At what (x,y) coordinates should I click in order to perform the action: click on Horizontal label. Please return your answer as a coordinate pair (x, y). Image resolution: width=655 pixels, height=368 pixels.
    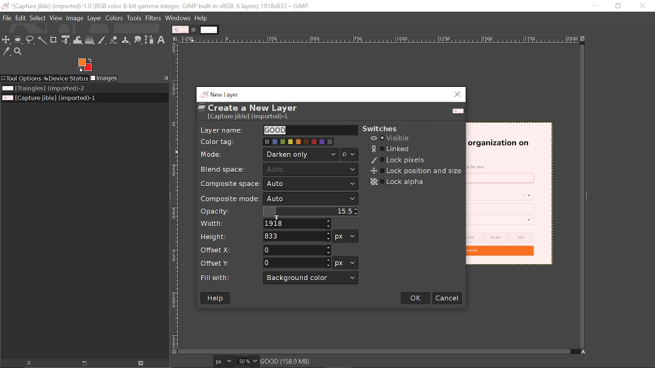
    Looking at the image, I should click on (380, 39).